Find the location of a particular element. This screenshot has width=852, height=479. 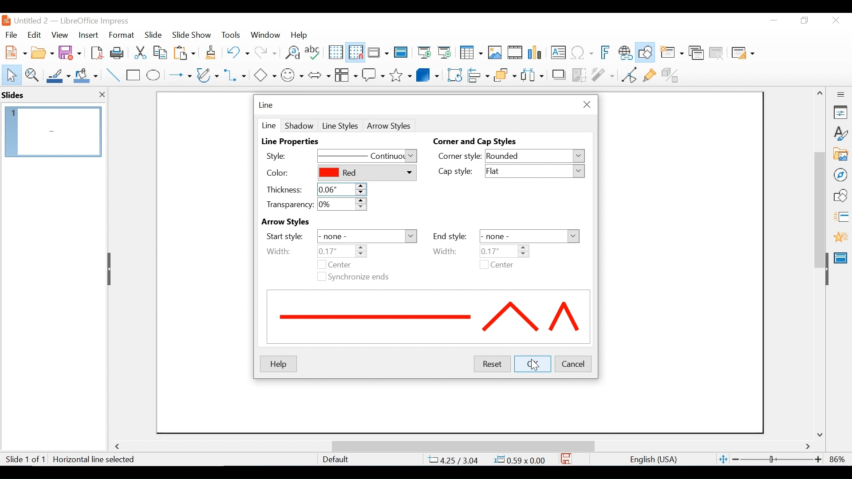

Shadow Image is located at coordinates (560, 74).